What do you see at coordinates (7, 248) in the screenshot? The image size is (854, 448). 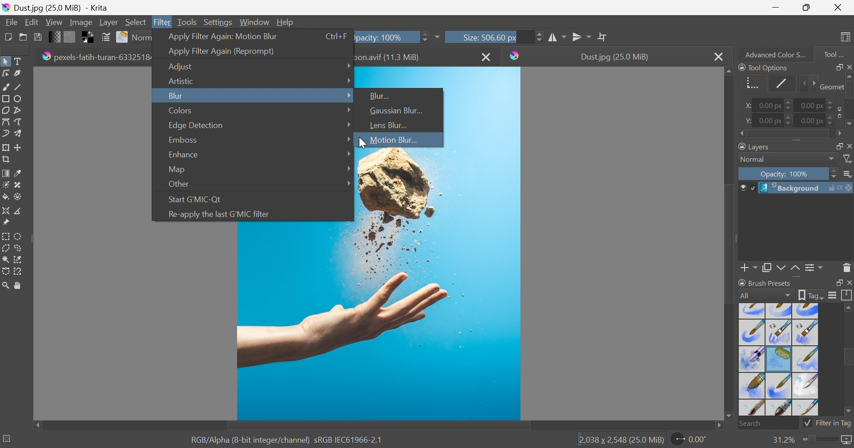 I see `Polygon selection tool` at bounding box center [7, 248].